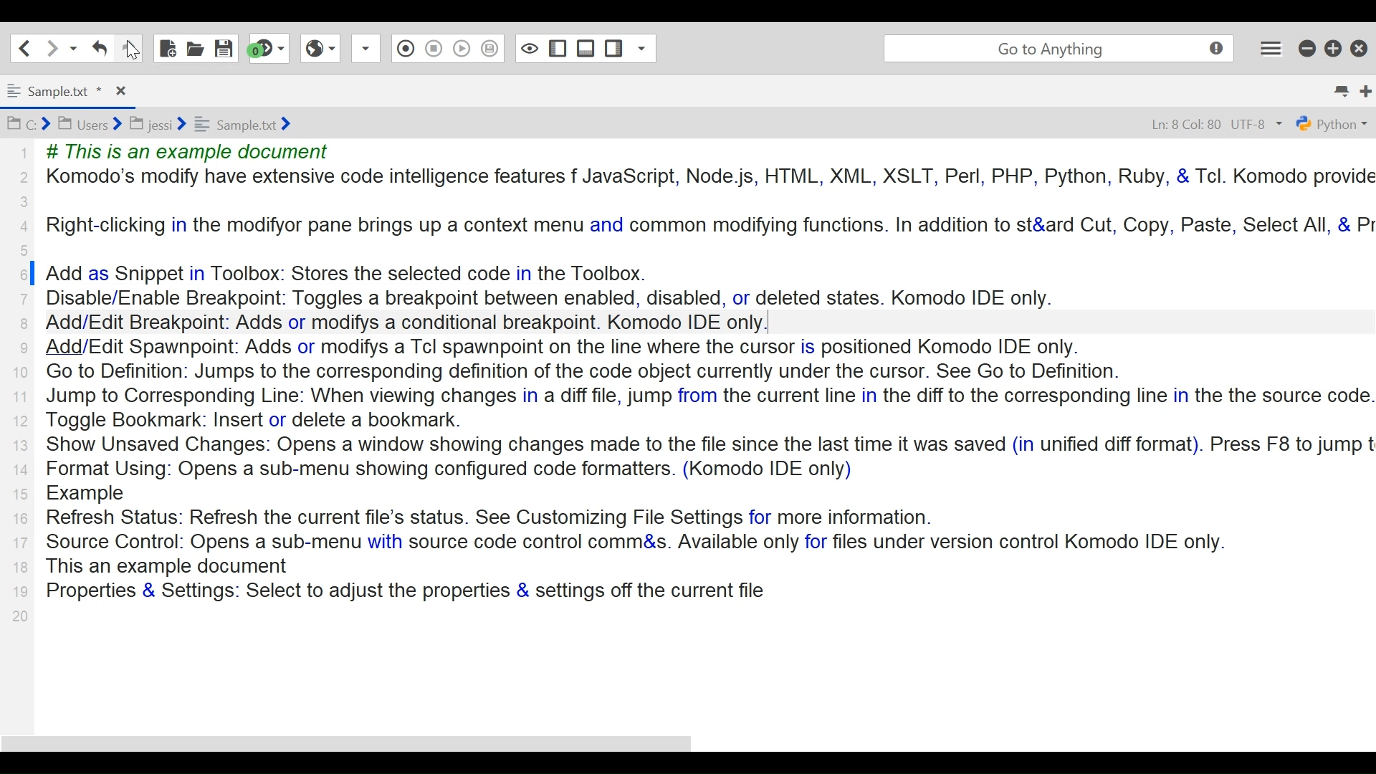 This screenshot has height=774, width=1376. Describe the element at coordinates (433, 48) in the screenshot. I see `Stop Recording in Macro` at that location.